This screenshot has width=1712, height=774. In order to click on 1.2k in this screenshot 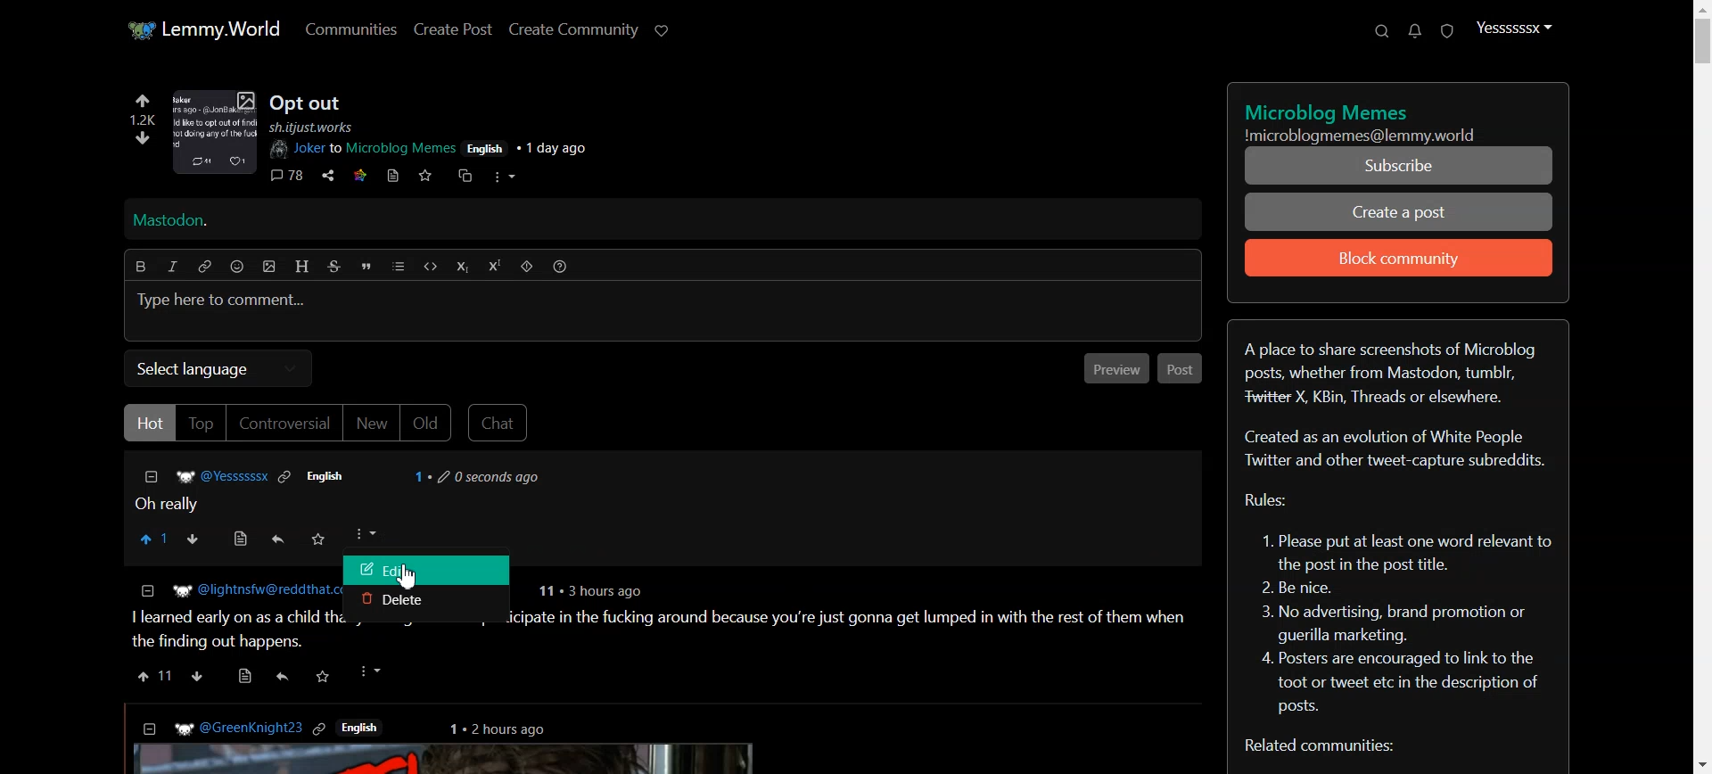, I will do `click(144, 119)`.